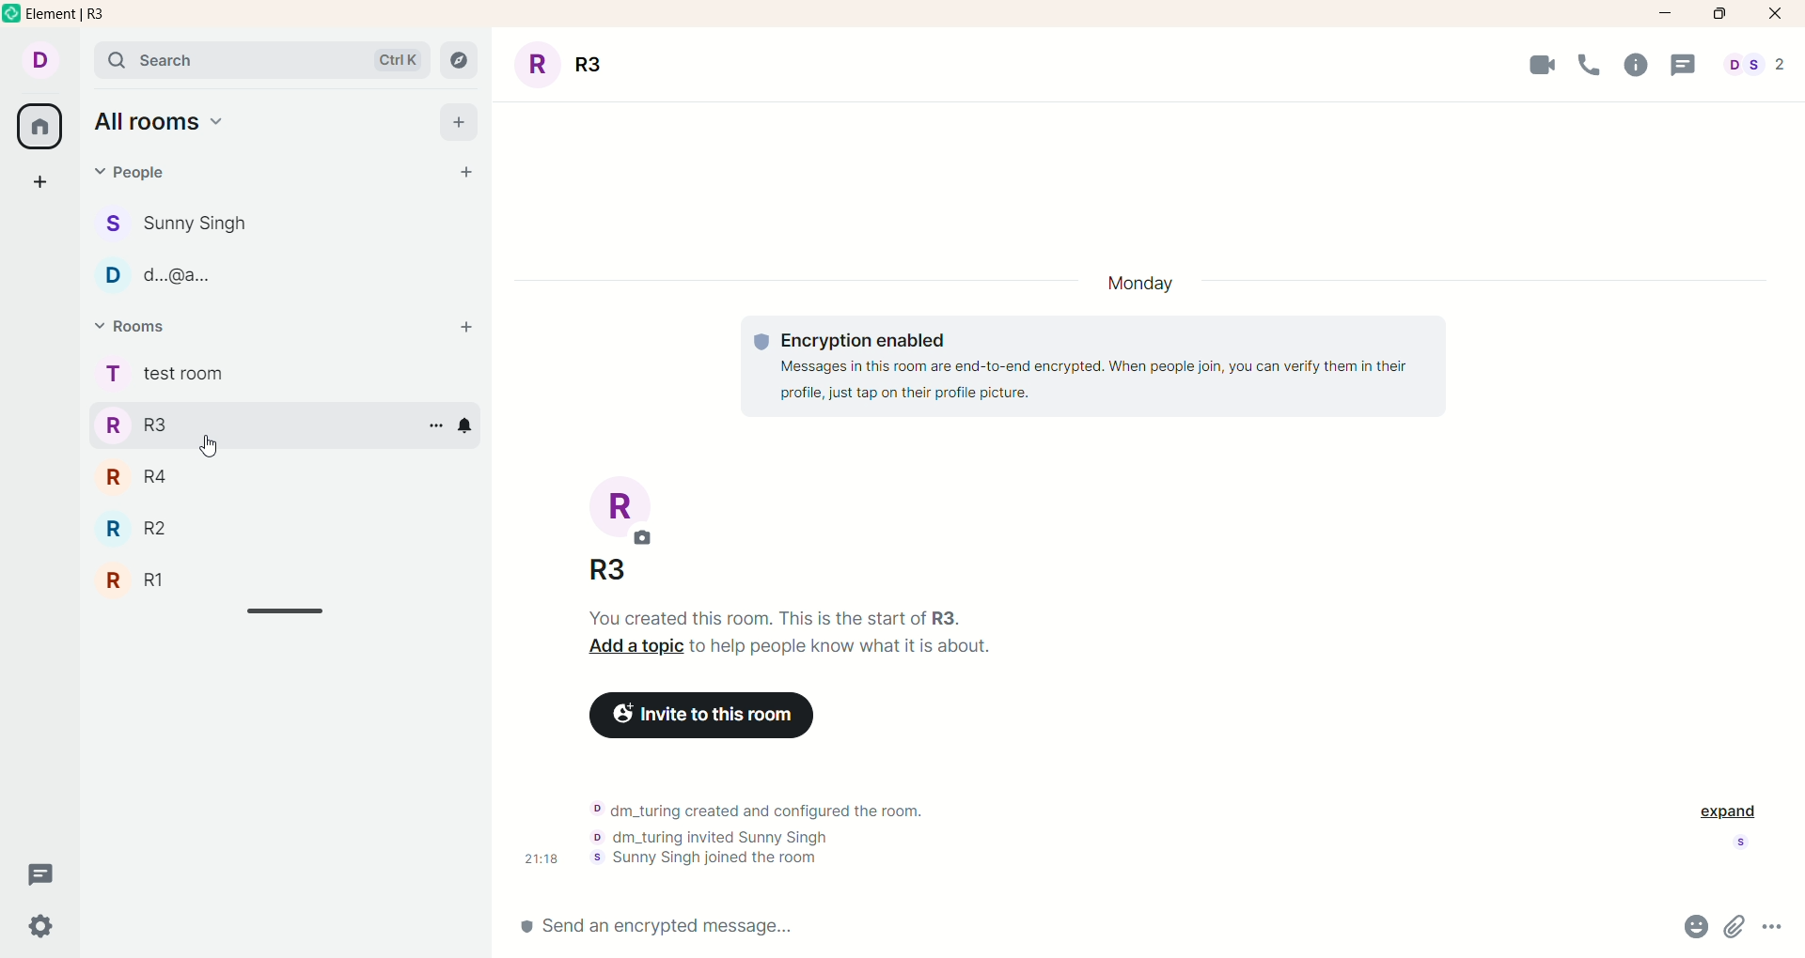 The width and height of the screenshot is (1805, 958). Describe the element at coordinates (1637, 61) in the screenshot. I see `Info` at that location.